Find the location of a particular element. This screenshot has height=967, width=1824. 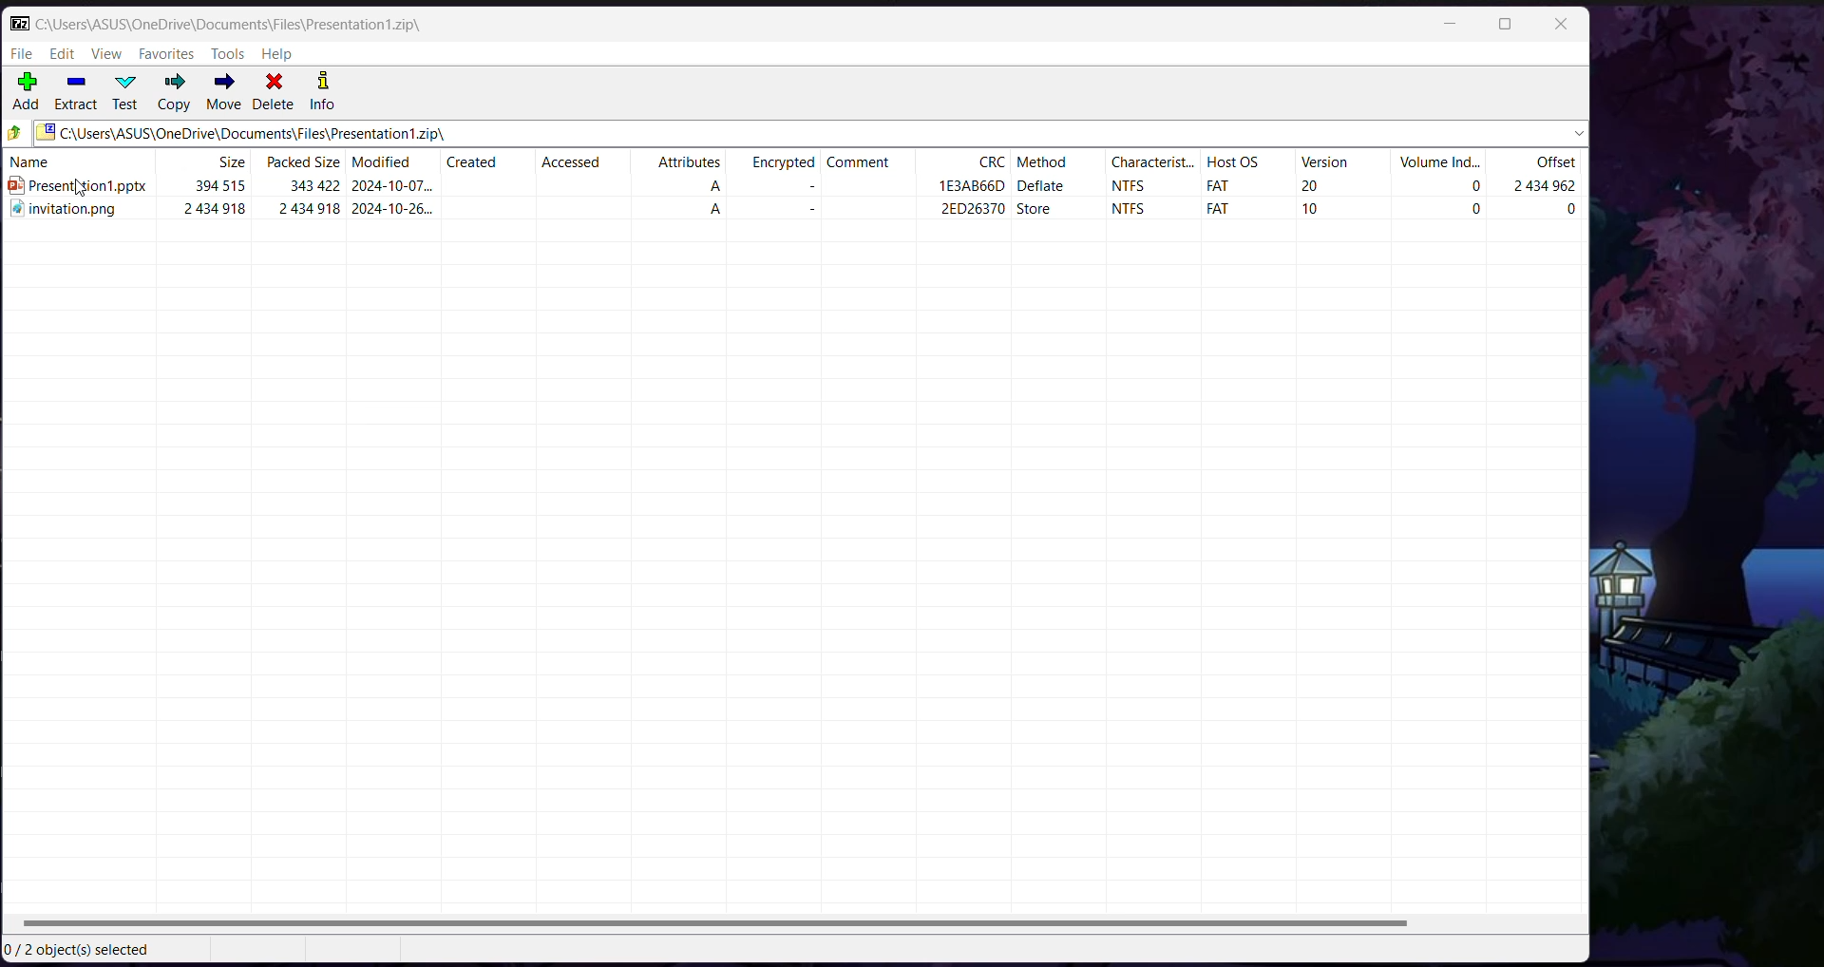

 presentation  1.pptx is located at coordinates (77, 187).